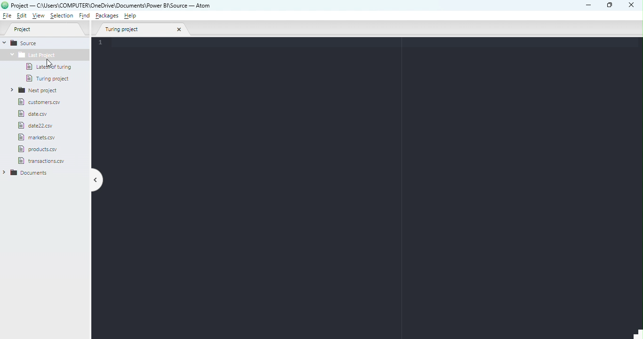  I want to click on View, so click(37, 16).